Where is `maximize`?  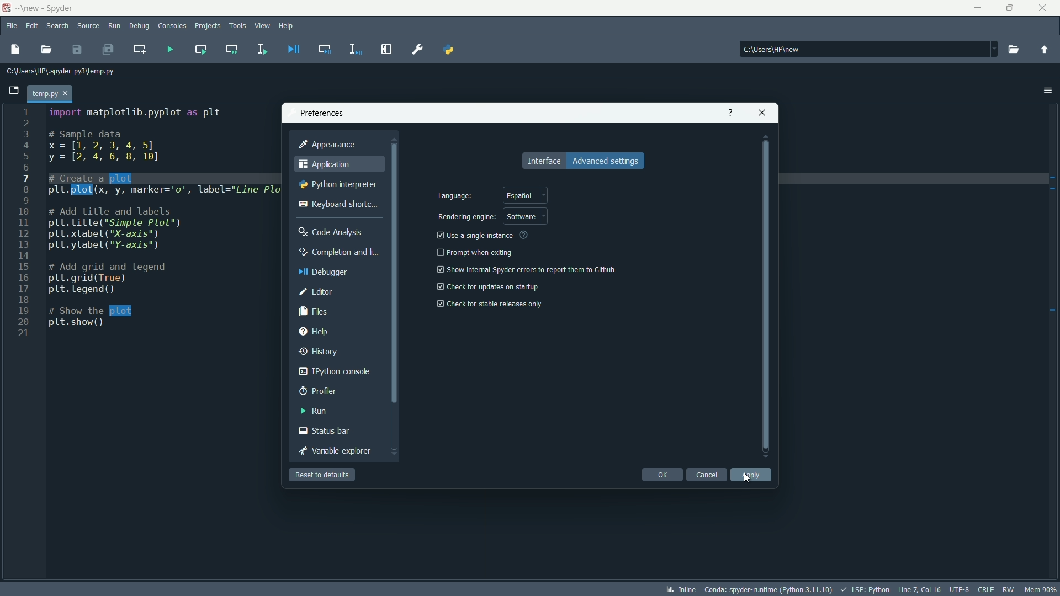 maximize is located at coordinates (1011, 8).